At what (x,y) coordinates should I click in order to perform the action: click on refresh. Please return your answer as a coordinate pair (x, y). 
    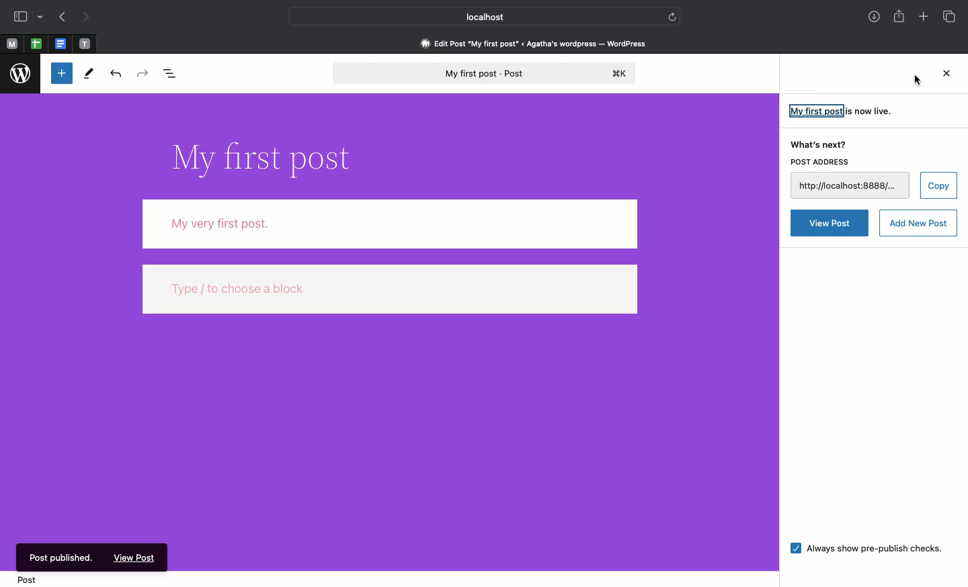
    Looking at the image, I should click on (674, 16).